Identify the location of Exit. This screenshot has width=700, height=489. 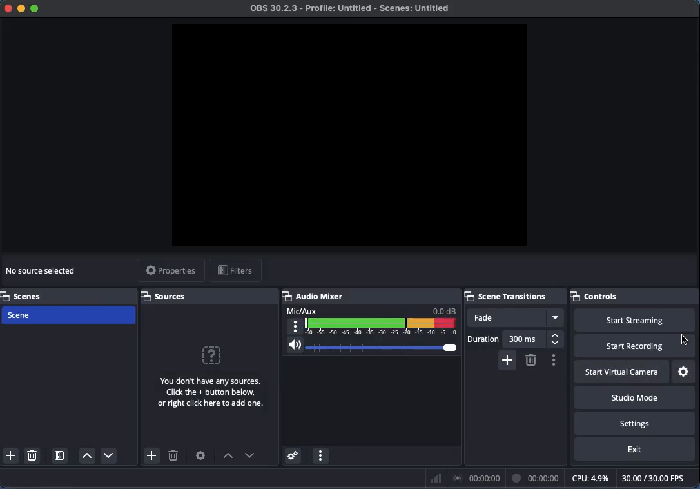
(635, 450).